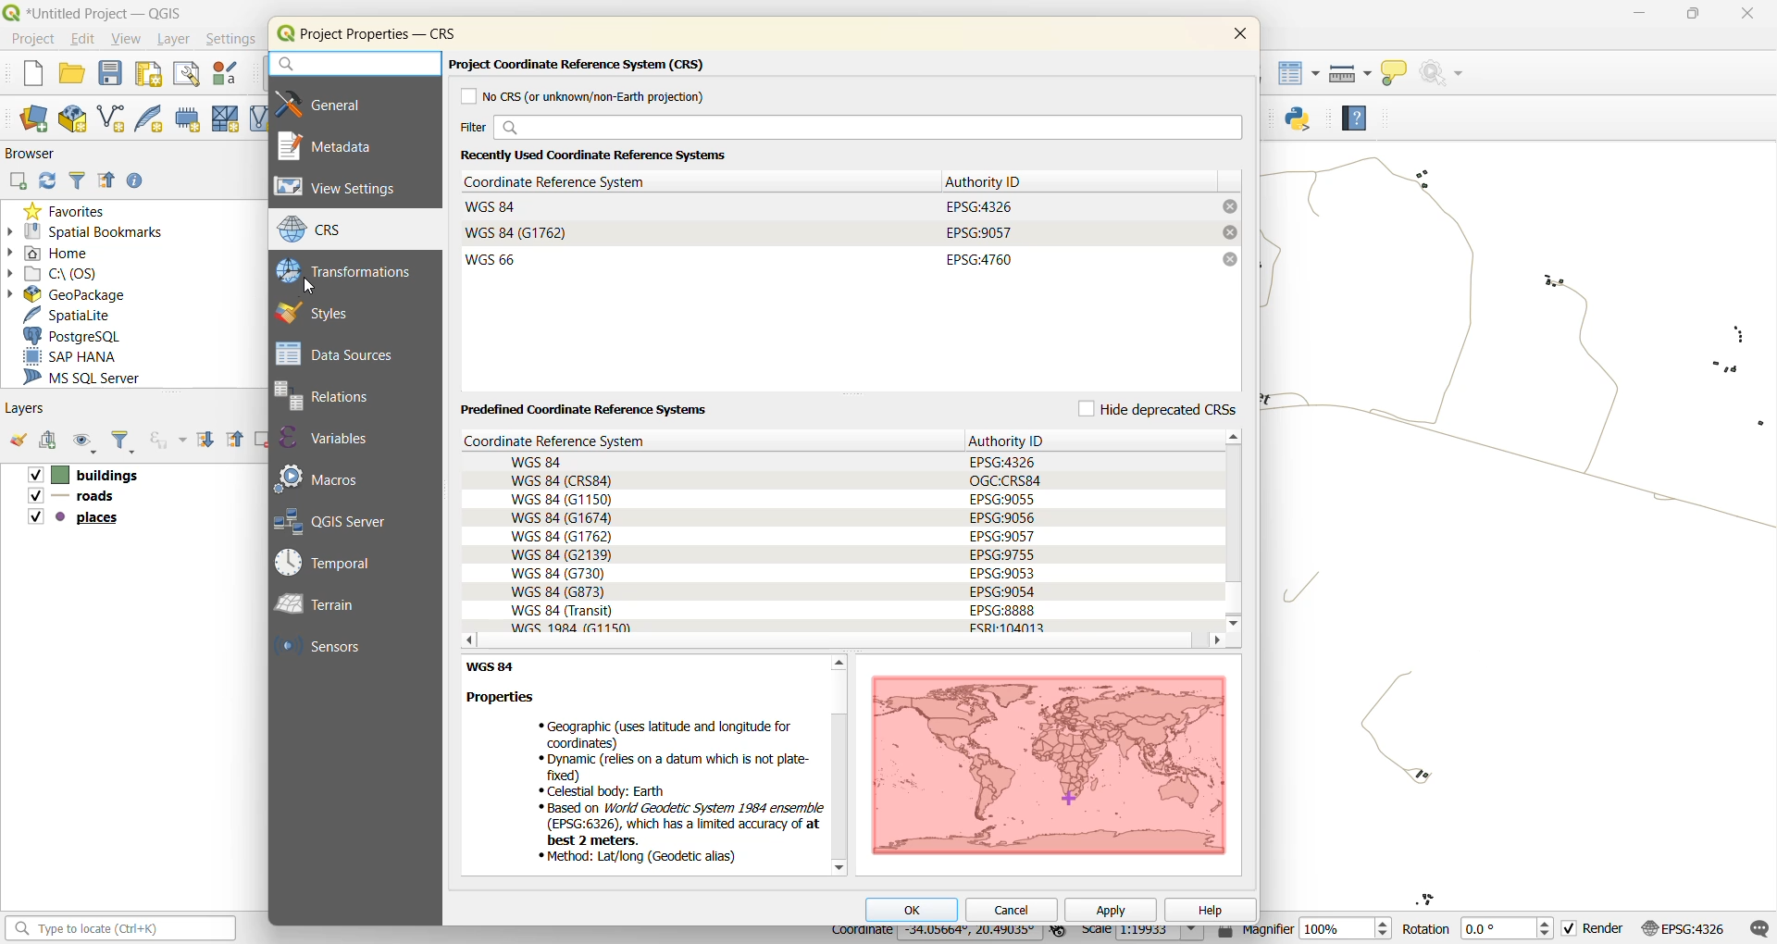 The image size is (1777, 944). I want to click on enable properties, so click(137, 181).